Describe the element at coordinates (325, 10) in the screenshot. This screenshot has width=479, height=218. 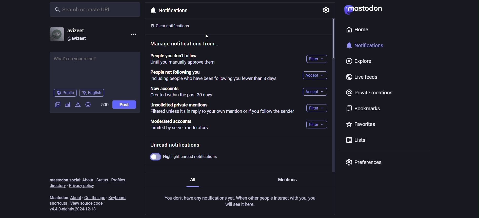
I see `setting` at that location.